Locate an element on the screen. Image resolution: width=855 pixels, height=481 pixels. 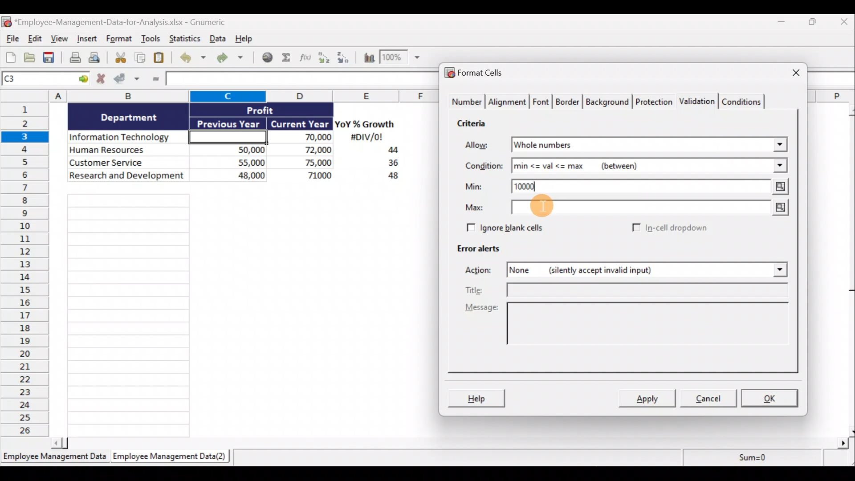
Undo last action is located at coordinates (194, 58).